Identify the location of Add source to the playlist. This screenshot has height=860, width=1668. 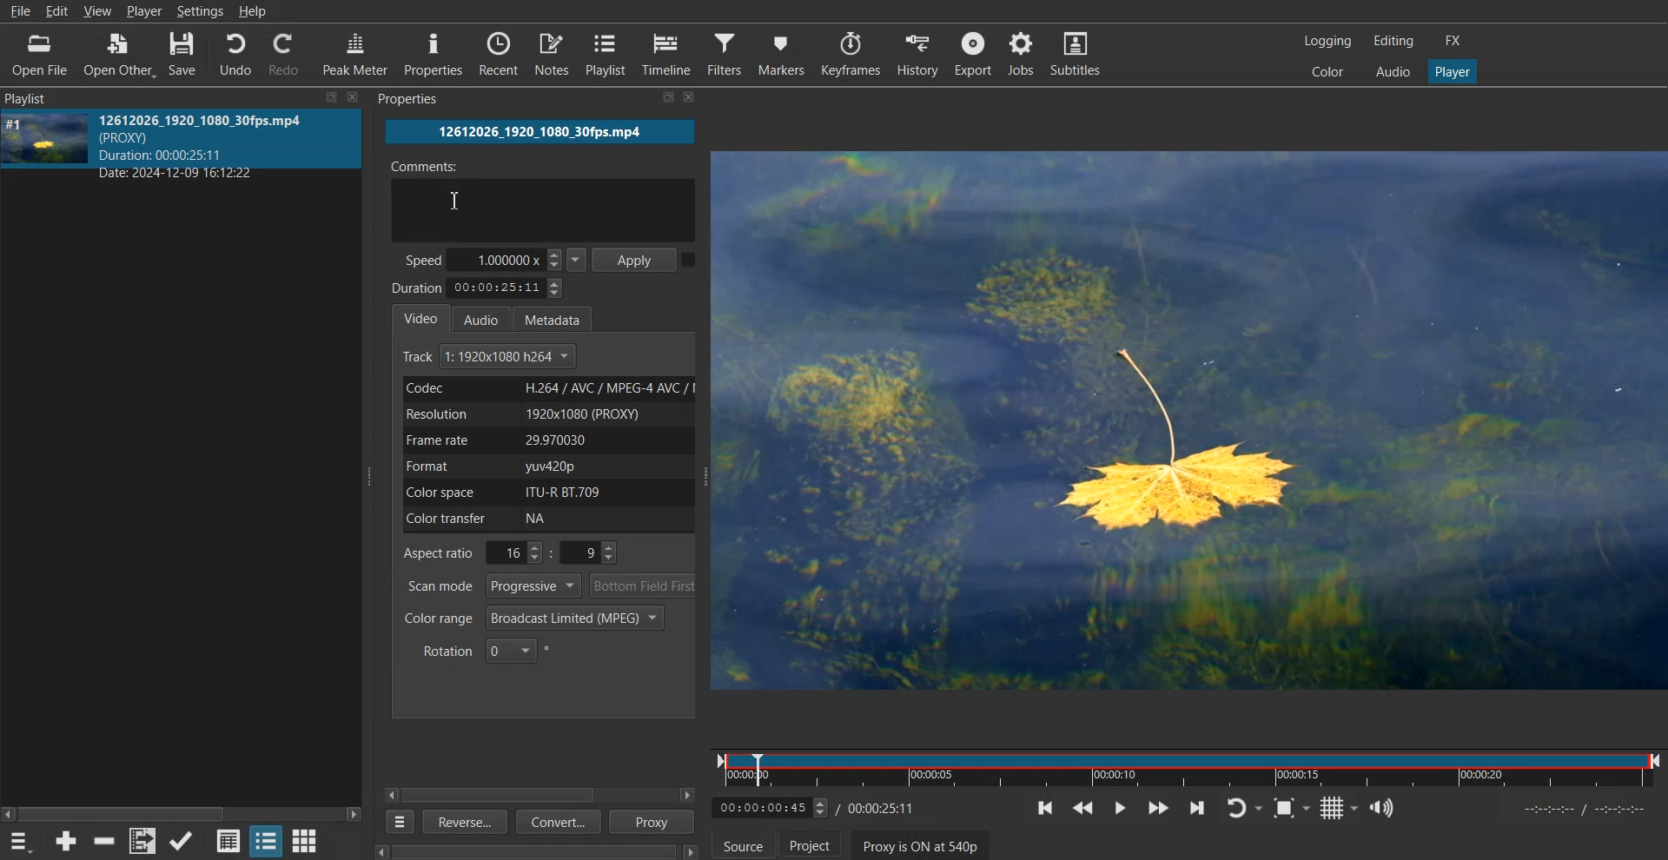
(66, 840).